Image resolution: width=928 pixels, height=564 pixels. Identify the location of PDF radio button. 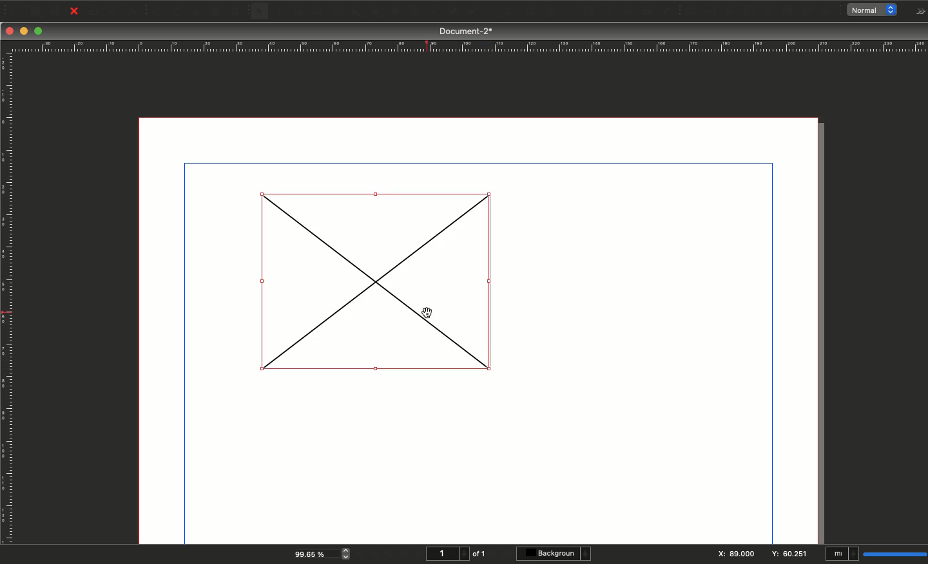
(730, 12).